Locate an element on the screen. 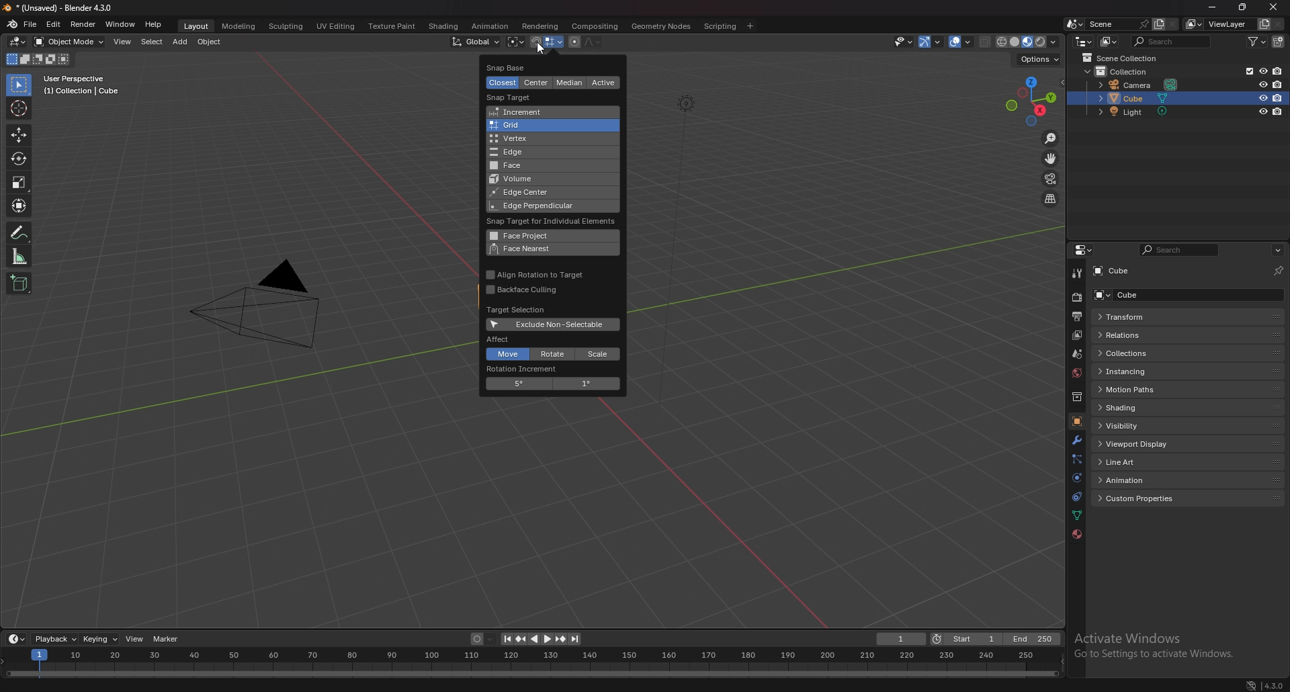 The height and width of the screenshot is (692, 1290). jump to previous keyframe is located at coordinates (523, 639).